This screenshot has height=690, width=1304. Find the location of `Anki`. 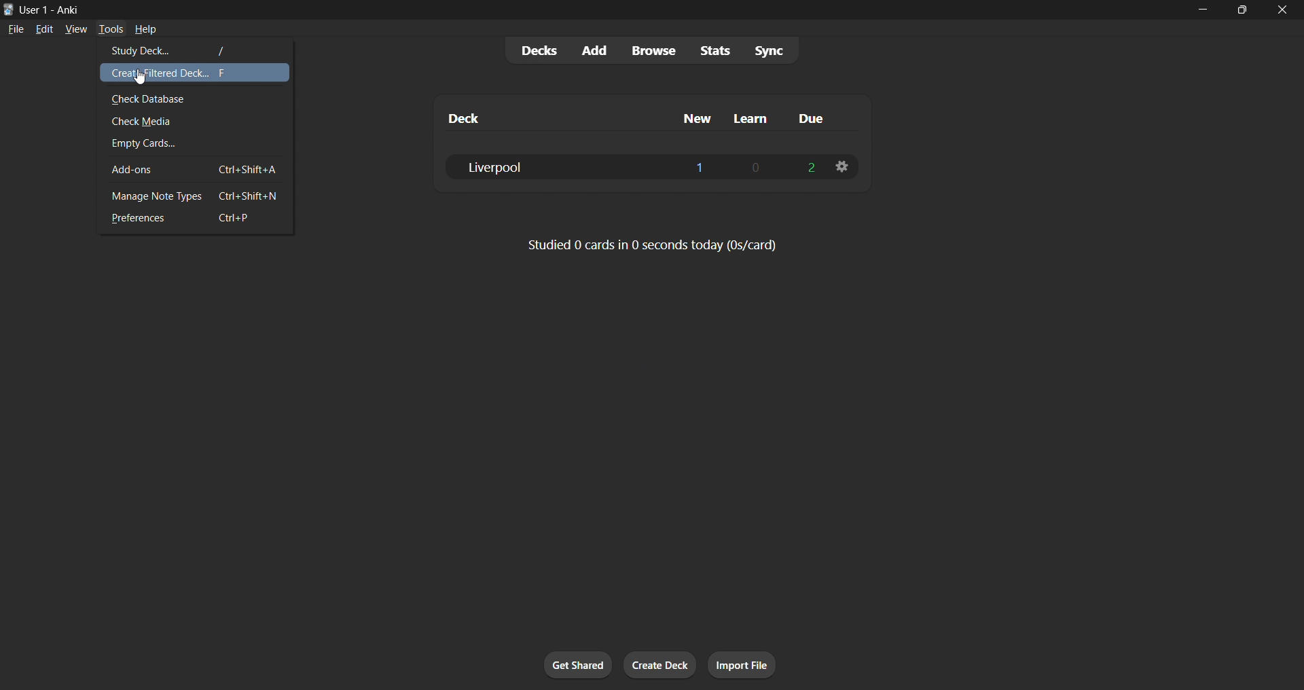

Anki is located at coordinates (67, 8).